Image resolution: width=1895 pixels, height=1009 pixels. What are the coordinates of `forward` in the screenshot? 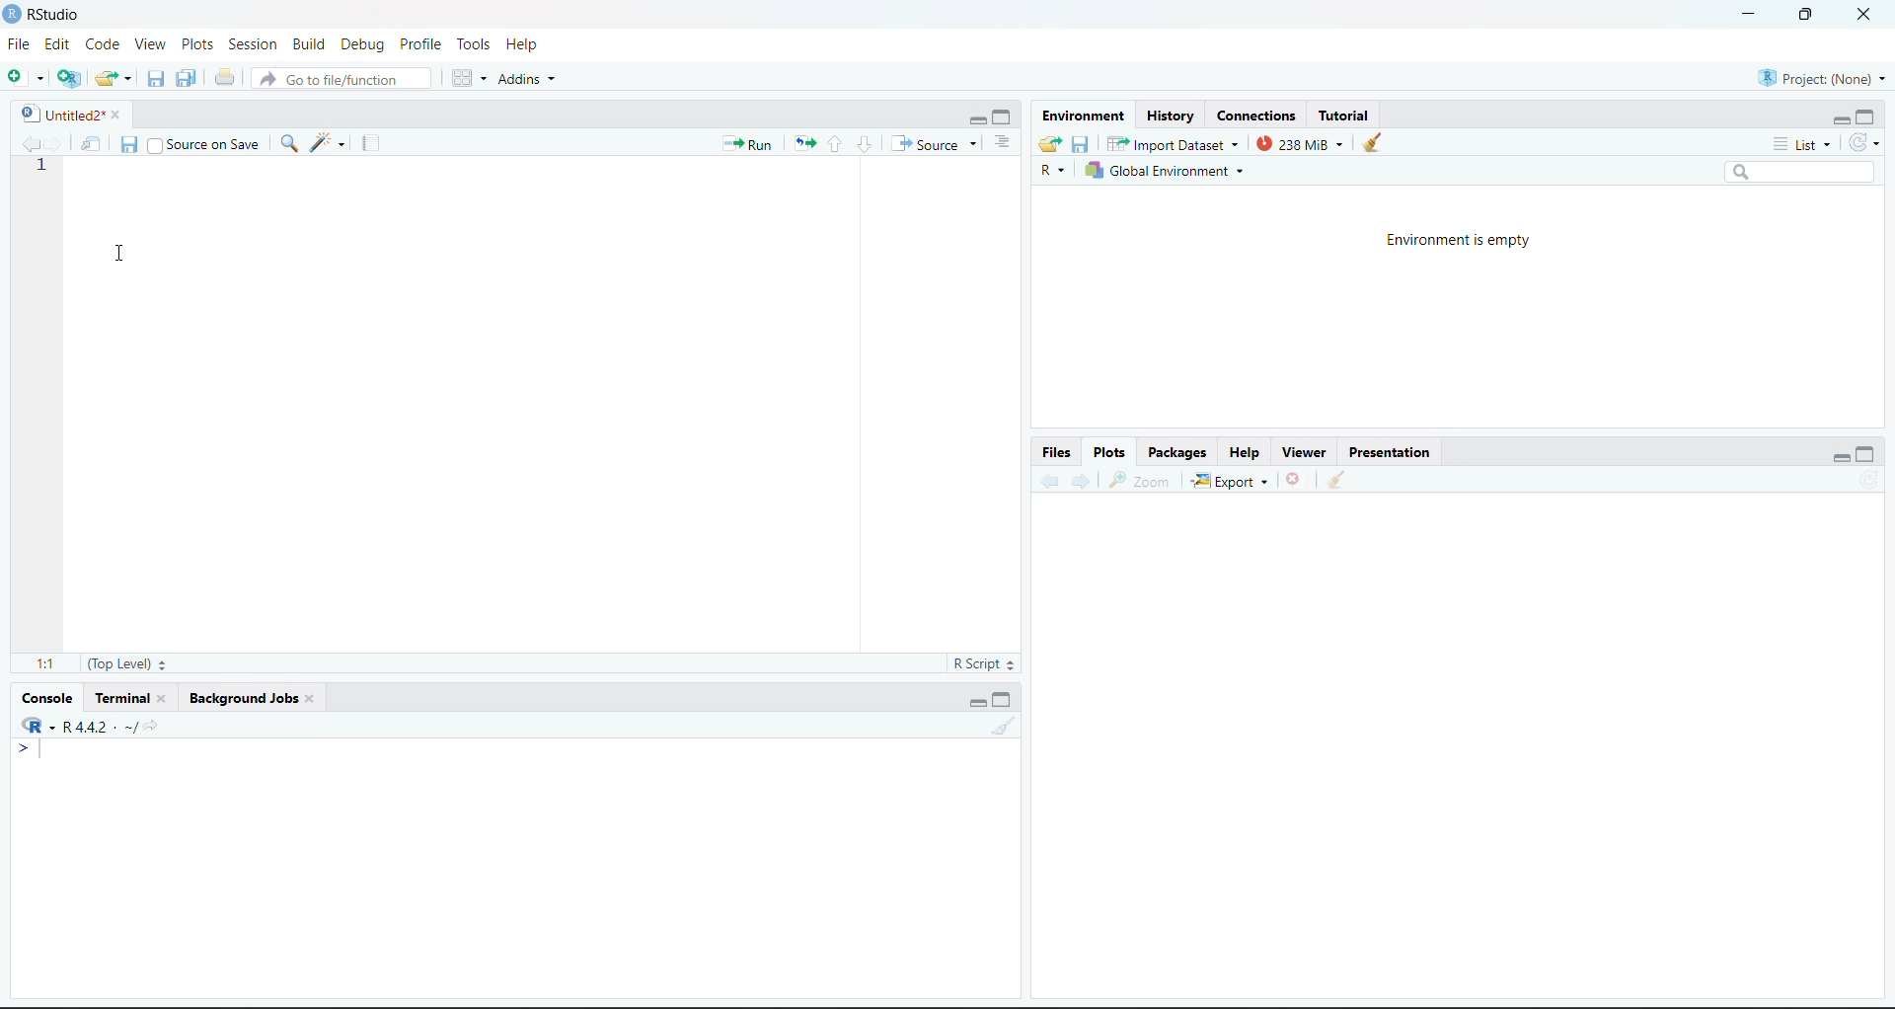 It's located at (55, 143).